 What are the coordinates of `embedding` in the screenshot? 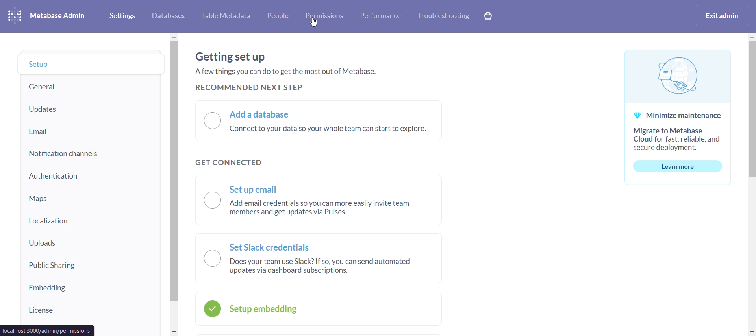 It's located at (89, 292).